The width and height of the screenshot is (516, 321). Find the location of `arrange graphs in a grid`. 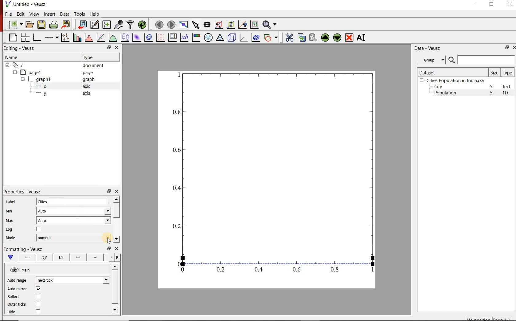

arrange graphs in a grid is located at coordinates (25, 38).